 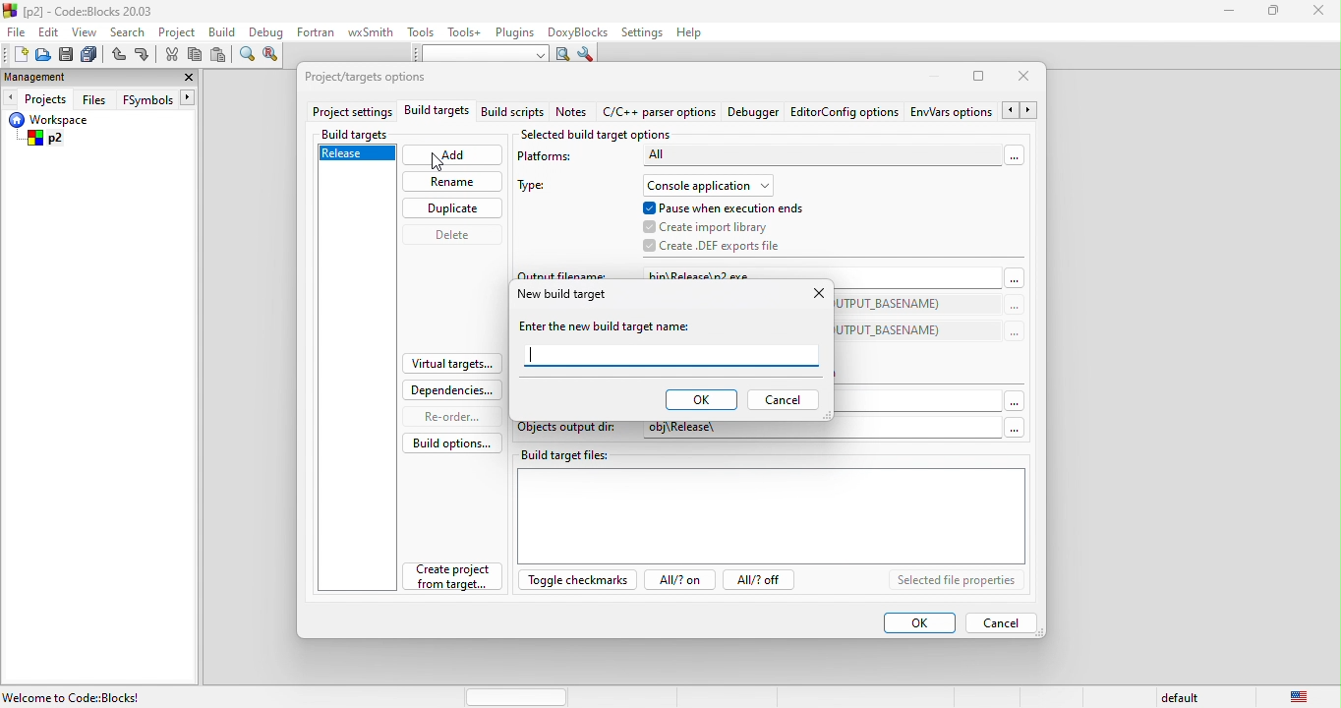 I want to click on minimize, so click(x=934, y=77).